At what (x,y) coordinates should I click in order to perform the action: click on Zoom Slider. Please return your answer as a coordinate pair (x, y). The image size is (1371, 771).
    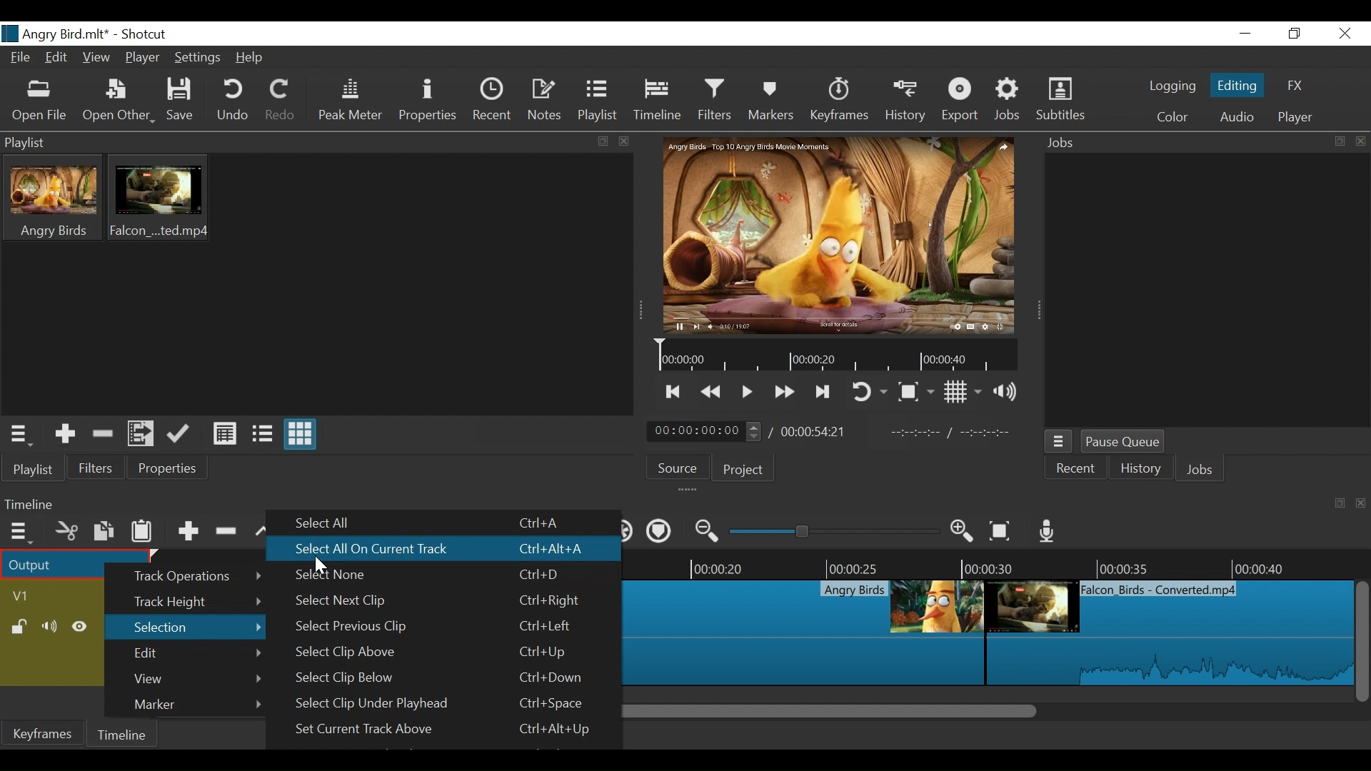
    Looking at the image, I should click on (836, 531).